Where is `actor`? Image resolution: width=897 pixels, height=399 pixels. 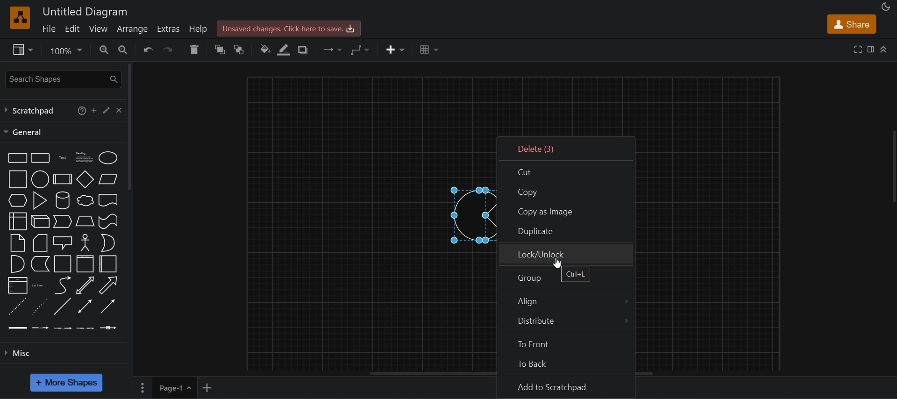
actor is located at coordinates (85, 242).